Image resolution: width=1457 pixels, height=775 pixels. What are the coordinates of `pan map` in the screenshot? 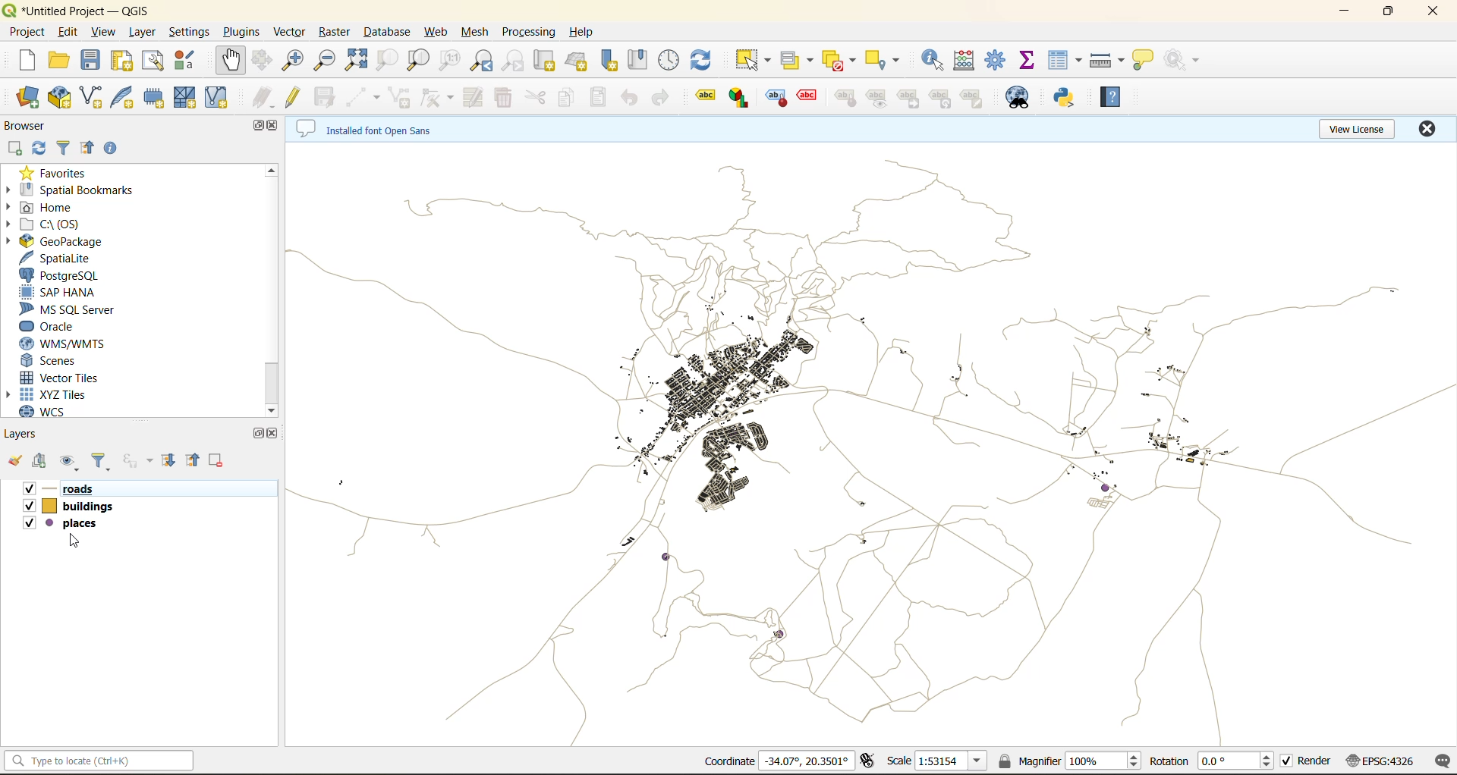 It's located at (237, 61).